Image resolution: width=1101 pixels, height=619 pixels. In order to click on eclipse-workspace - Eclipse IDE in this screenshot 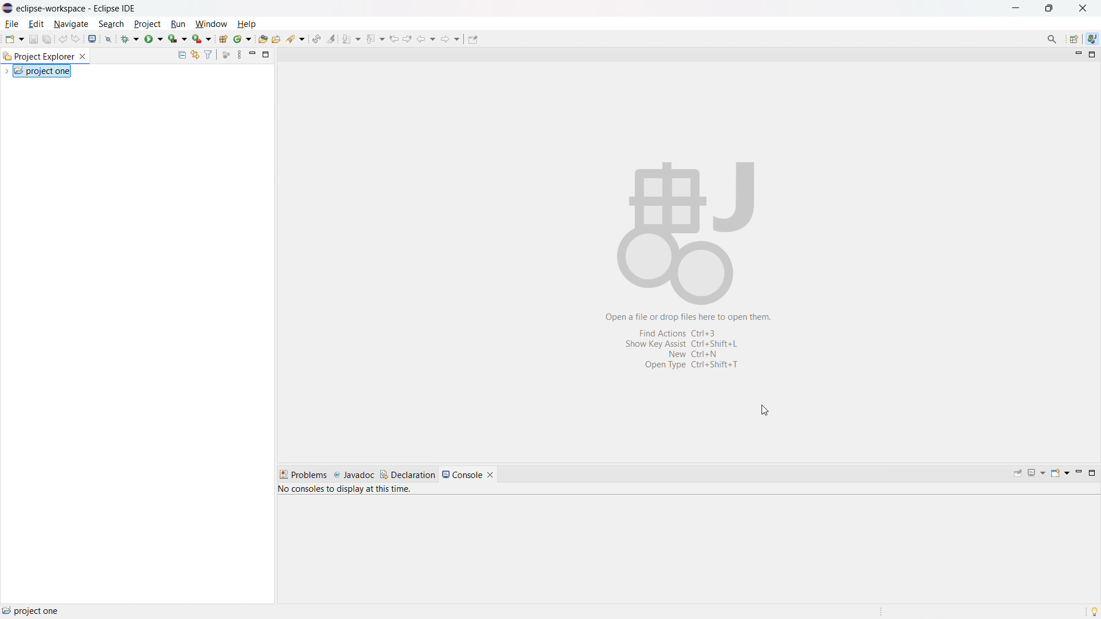, I will do `click(76, 9)`.